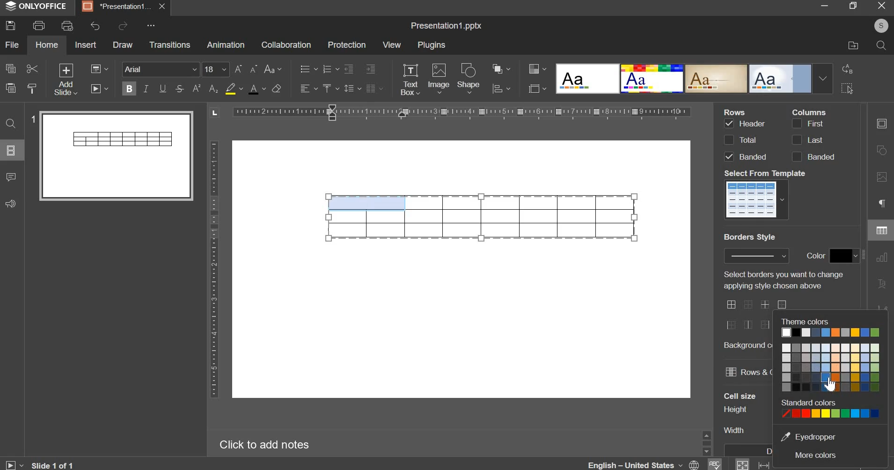  What do you see at coordinates (348, 69) in the screenshot?
I see `decrease indent` at bounding box center [348, 69].